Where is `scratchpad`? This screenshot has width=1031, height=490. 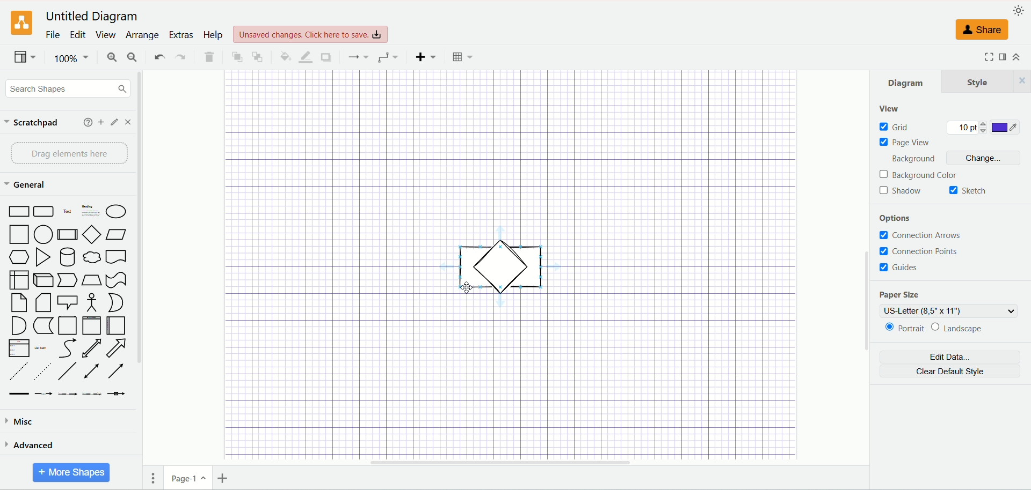
scratchpad is located at coordinates (32, 124).